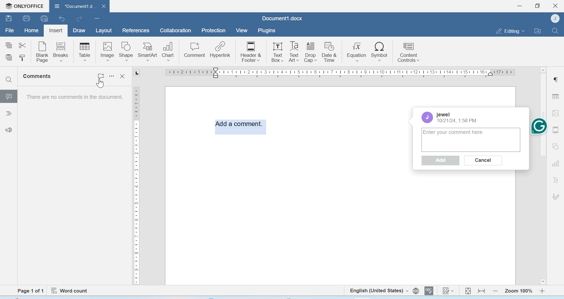 The width and height of the screenshot is (564, 299). I want to click on Insert, so click(56, 31).